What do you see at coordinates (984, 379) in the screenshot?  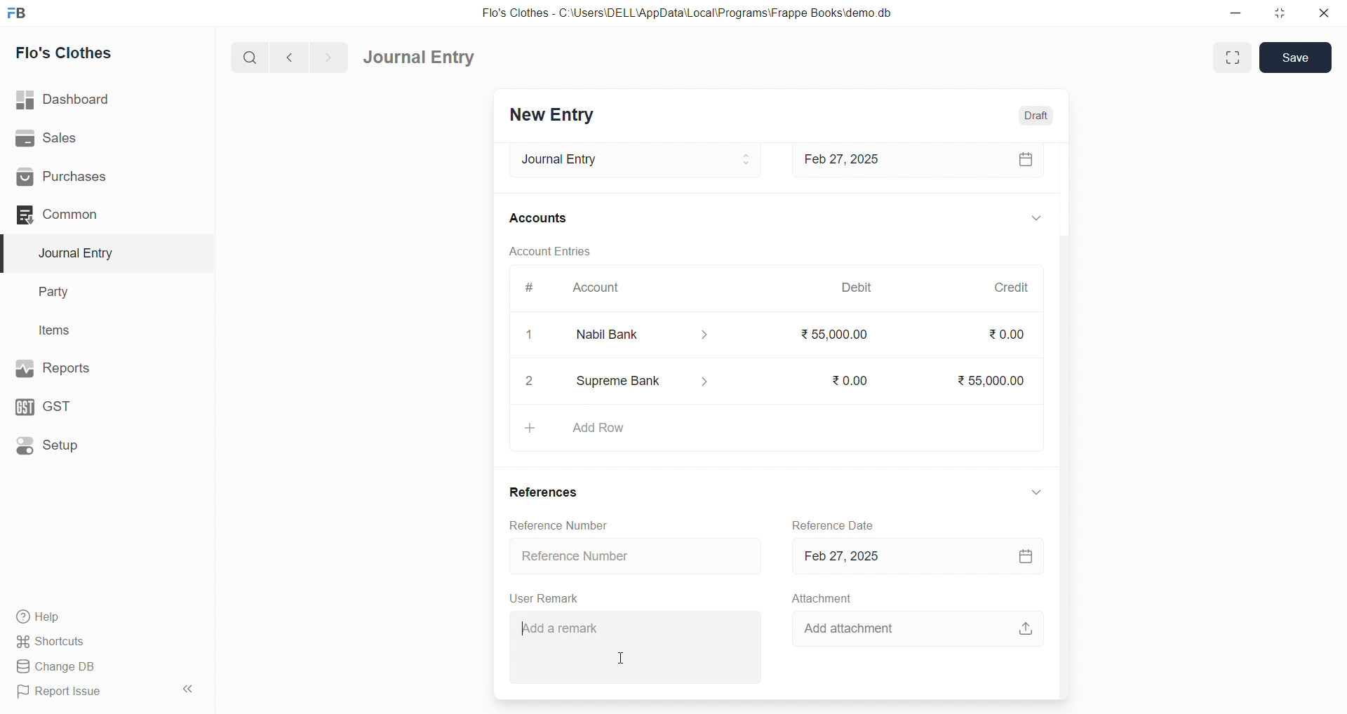 I see `₹55,000.00` at bounding box center [984, 379].